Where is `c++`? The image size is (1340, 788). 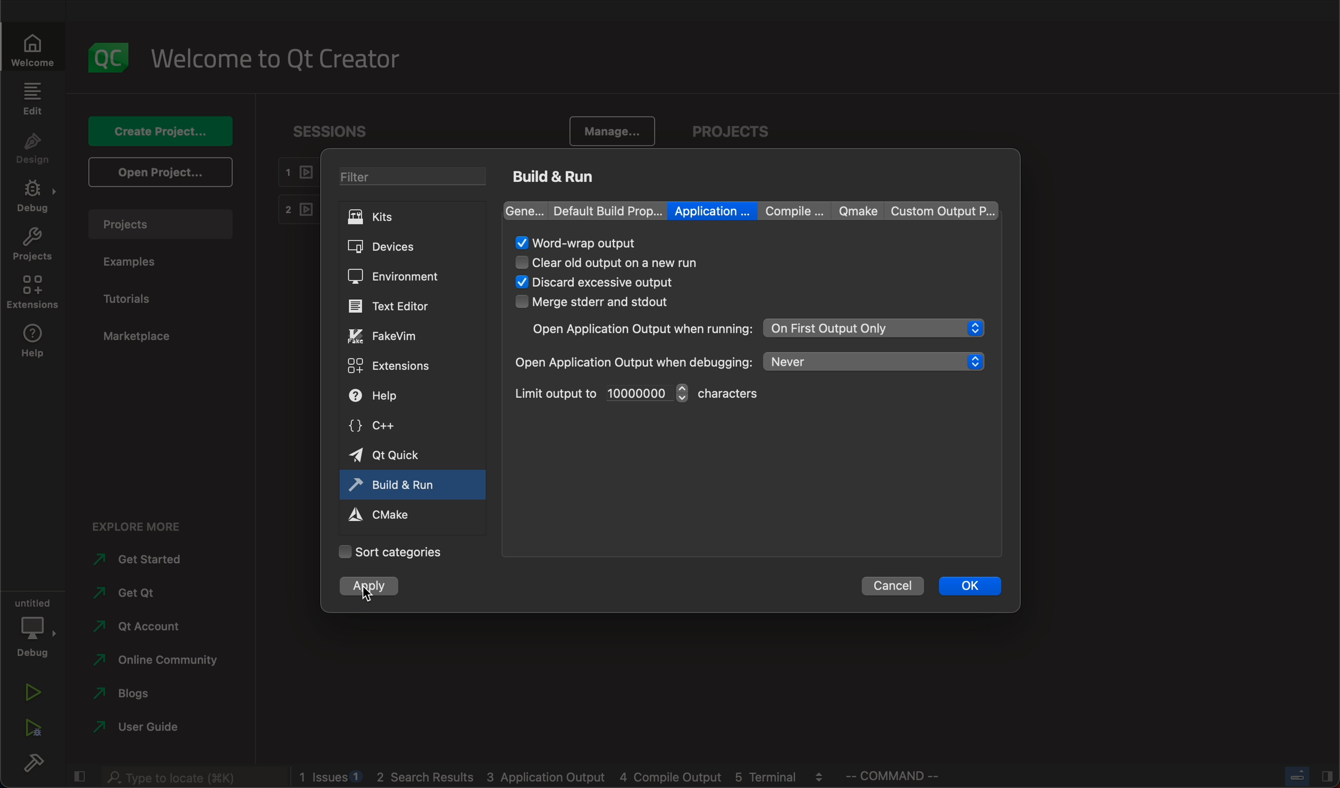
c++ is located at coordinates (398, 425).